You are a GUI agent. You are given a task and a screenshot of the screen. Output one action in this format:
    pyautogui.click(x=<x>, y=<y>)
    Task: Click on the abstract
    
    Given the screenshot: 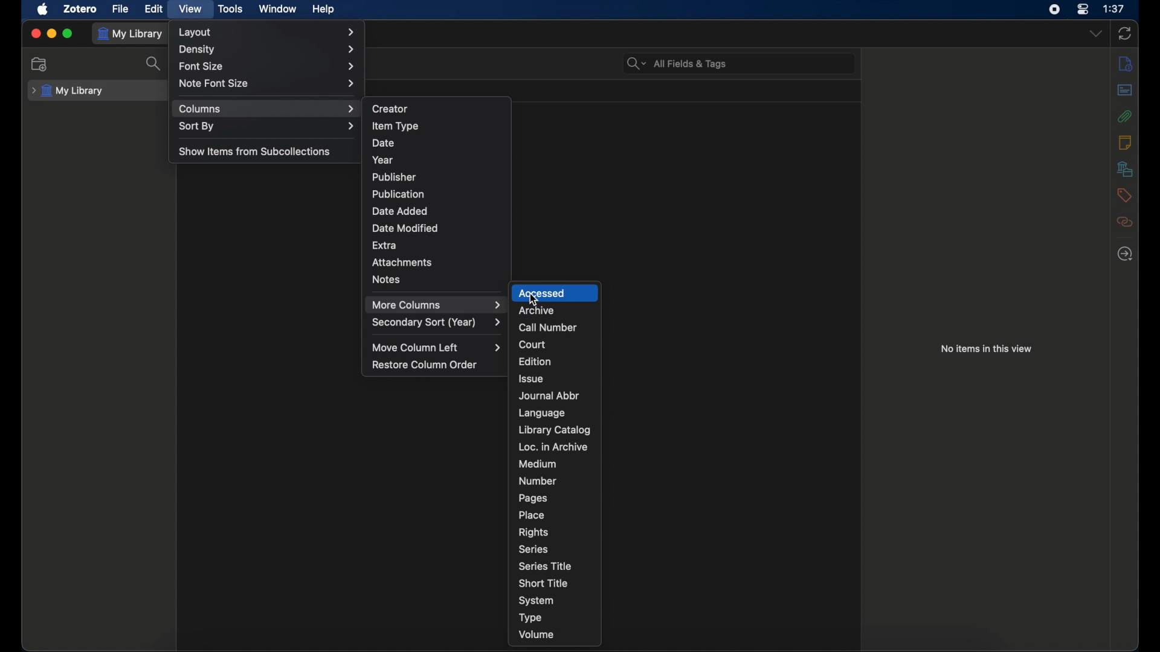 What is the action you would take?
    pyautogui.click(x=1125, y=89)
    